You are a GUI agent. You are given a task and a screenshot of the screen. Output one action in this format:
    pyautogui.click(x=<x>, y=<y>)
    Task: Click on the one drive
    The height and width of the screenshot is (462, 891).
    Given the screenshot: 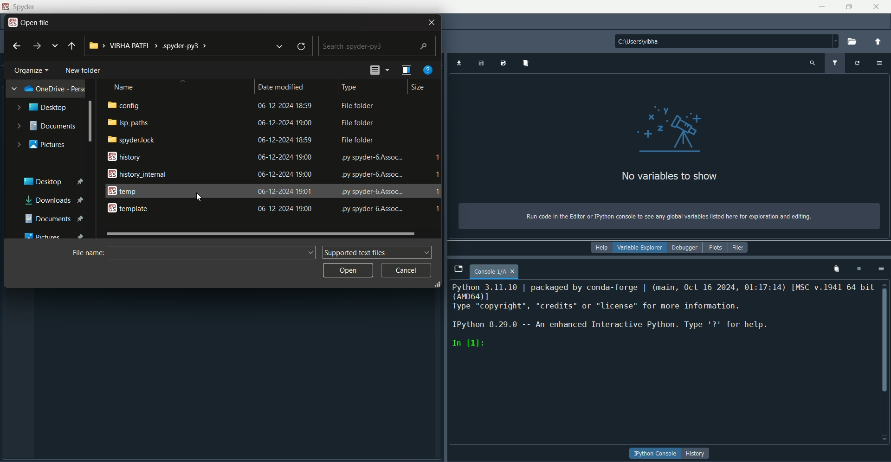 What is the action you would take?
    pyautogui.click(x=50, y=89)
    